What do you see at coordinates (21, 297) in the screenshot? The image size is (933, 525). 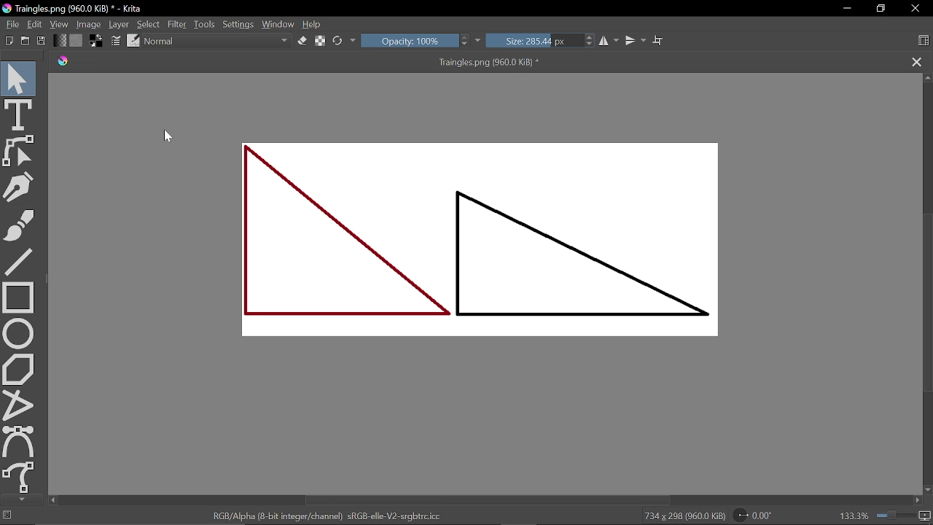 I see `Rectangle tool` at bounding box center [21, 297].